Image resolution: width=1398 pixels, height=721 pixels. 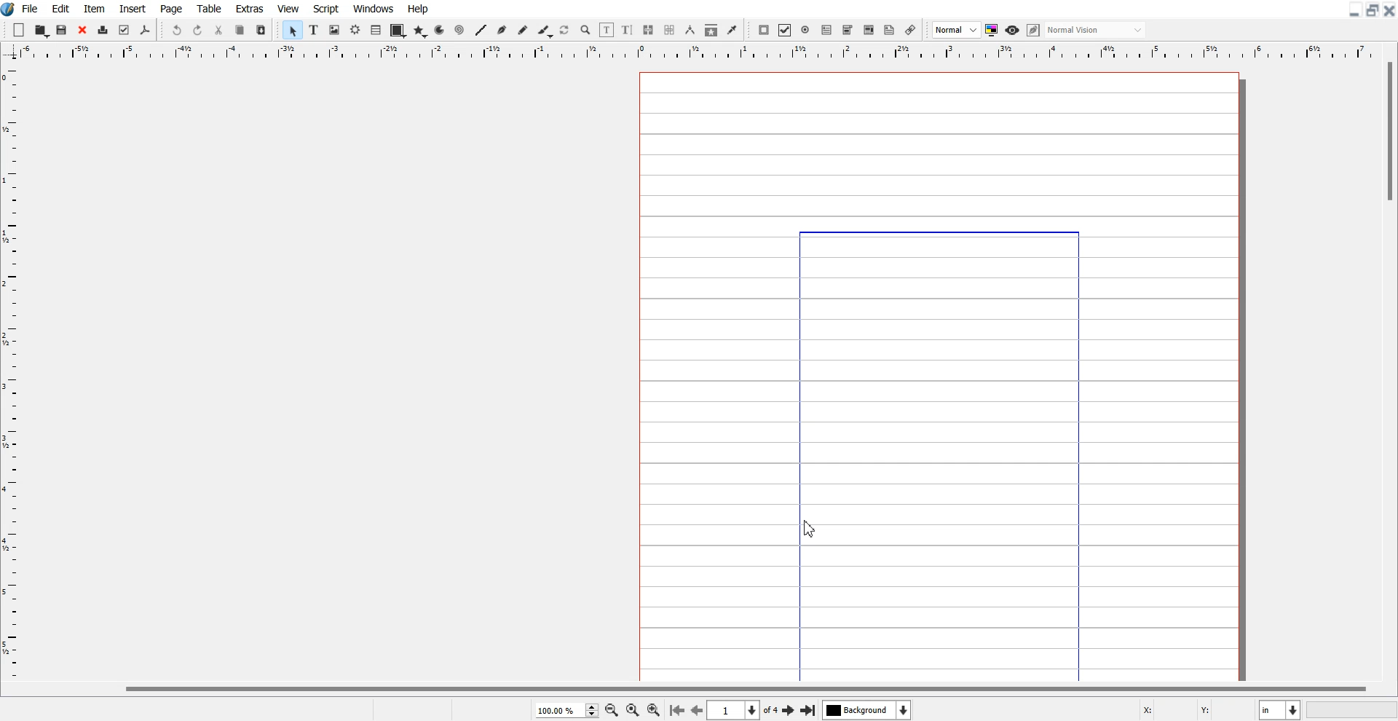 I want to click on PDF Combo Box, so click(x=847, y=30).